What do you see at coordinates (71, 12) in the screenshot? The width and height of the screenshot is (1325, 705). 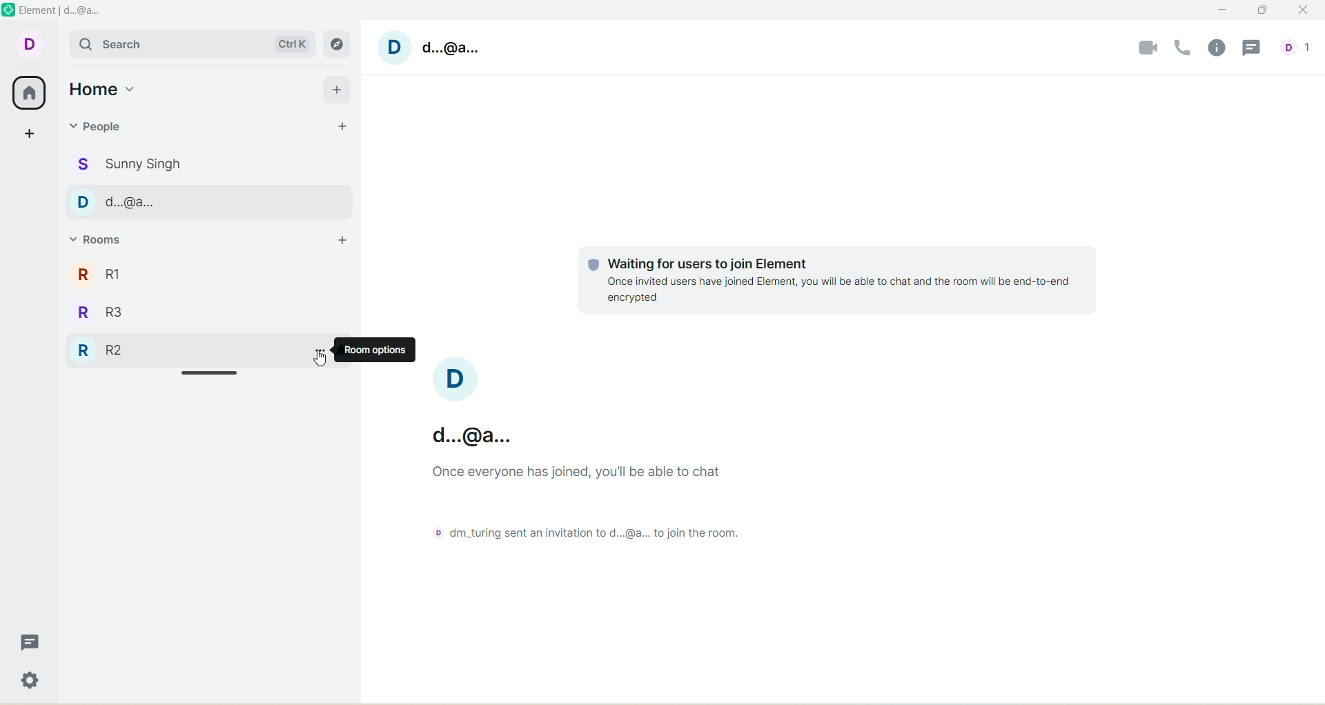 I see `element` at bounding box center [71, 12].